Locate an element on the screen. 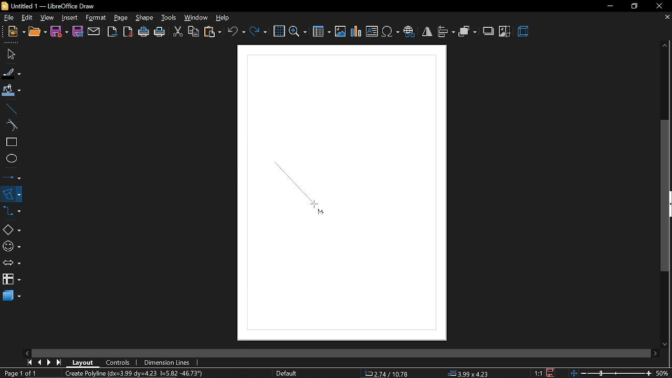  current zoom is located at coordinates (663, 373).